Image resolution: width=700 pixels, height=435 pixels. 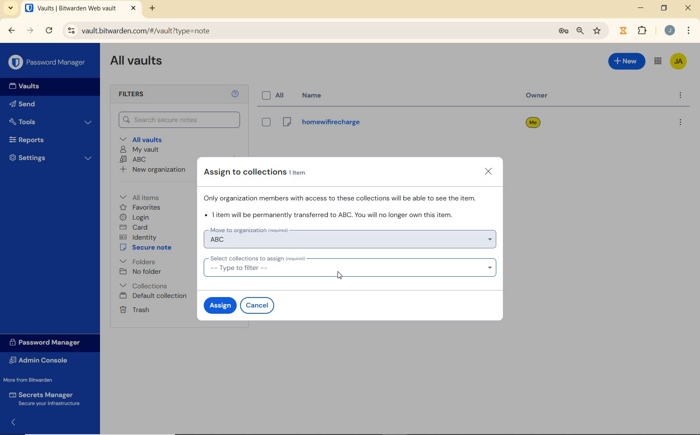 What do you see at coordinates (219, 305) in the screenshot?
I see `assign` at bounding box center [219, 305].